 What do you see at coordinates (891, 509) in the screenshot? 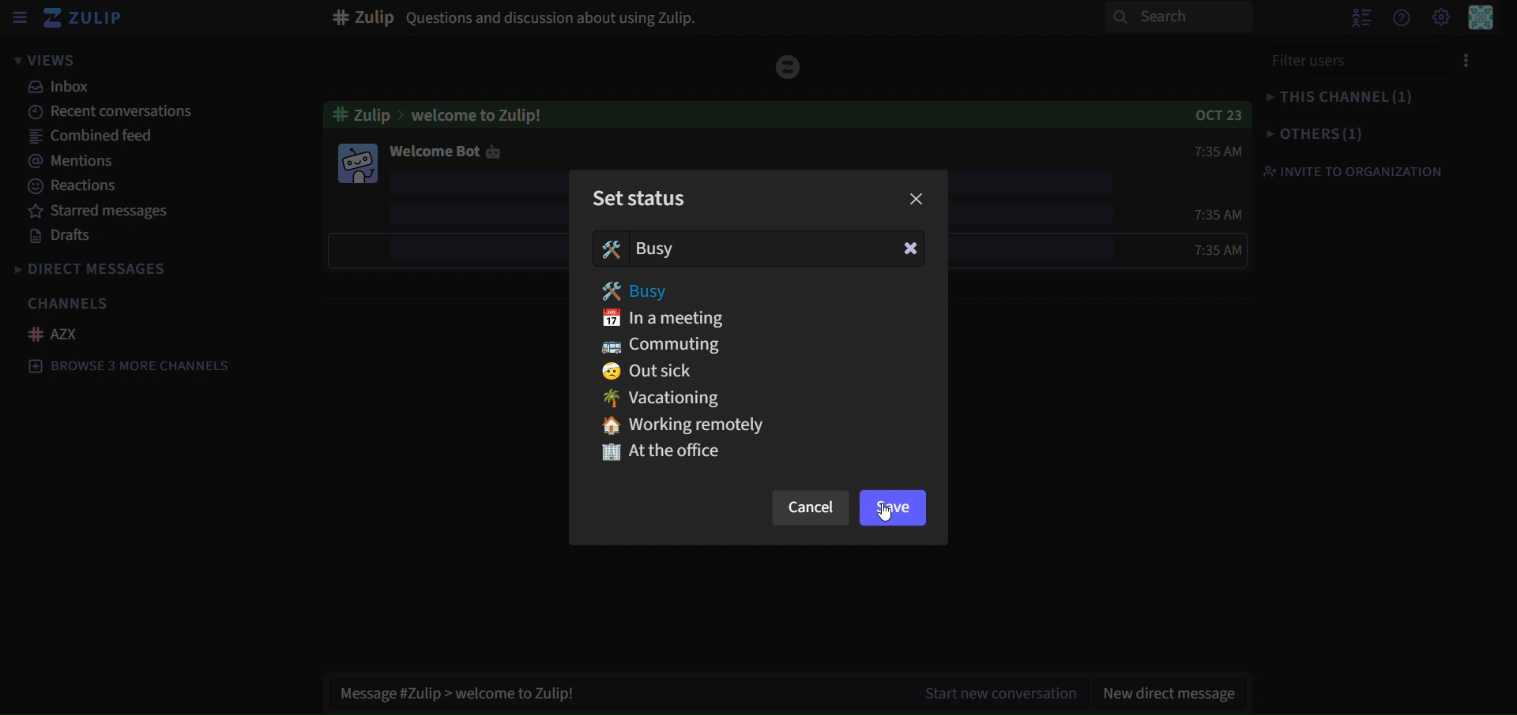
I see `save` at bounding box center [891, 509].